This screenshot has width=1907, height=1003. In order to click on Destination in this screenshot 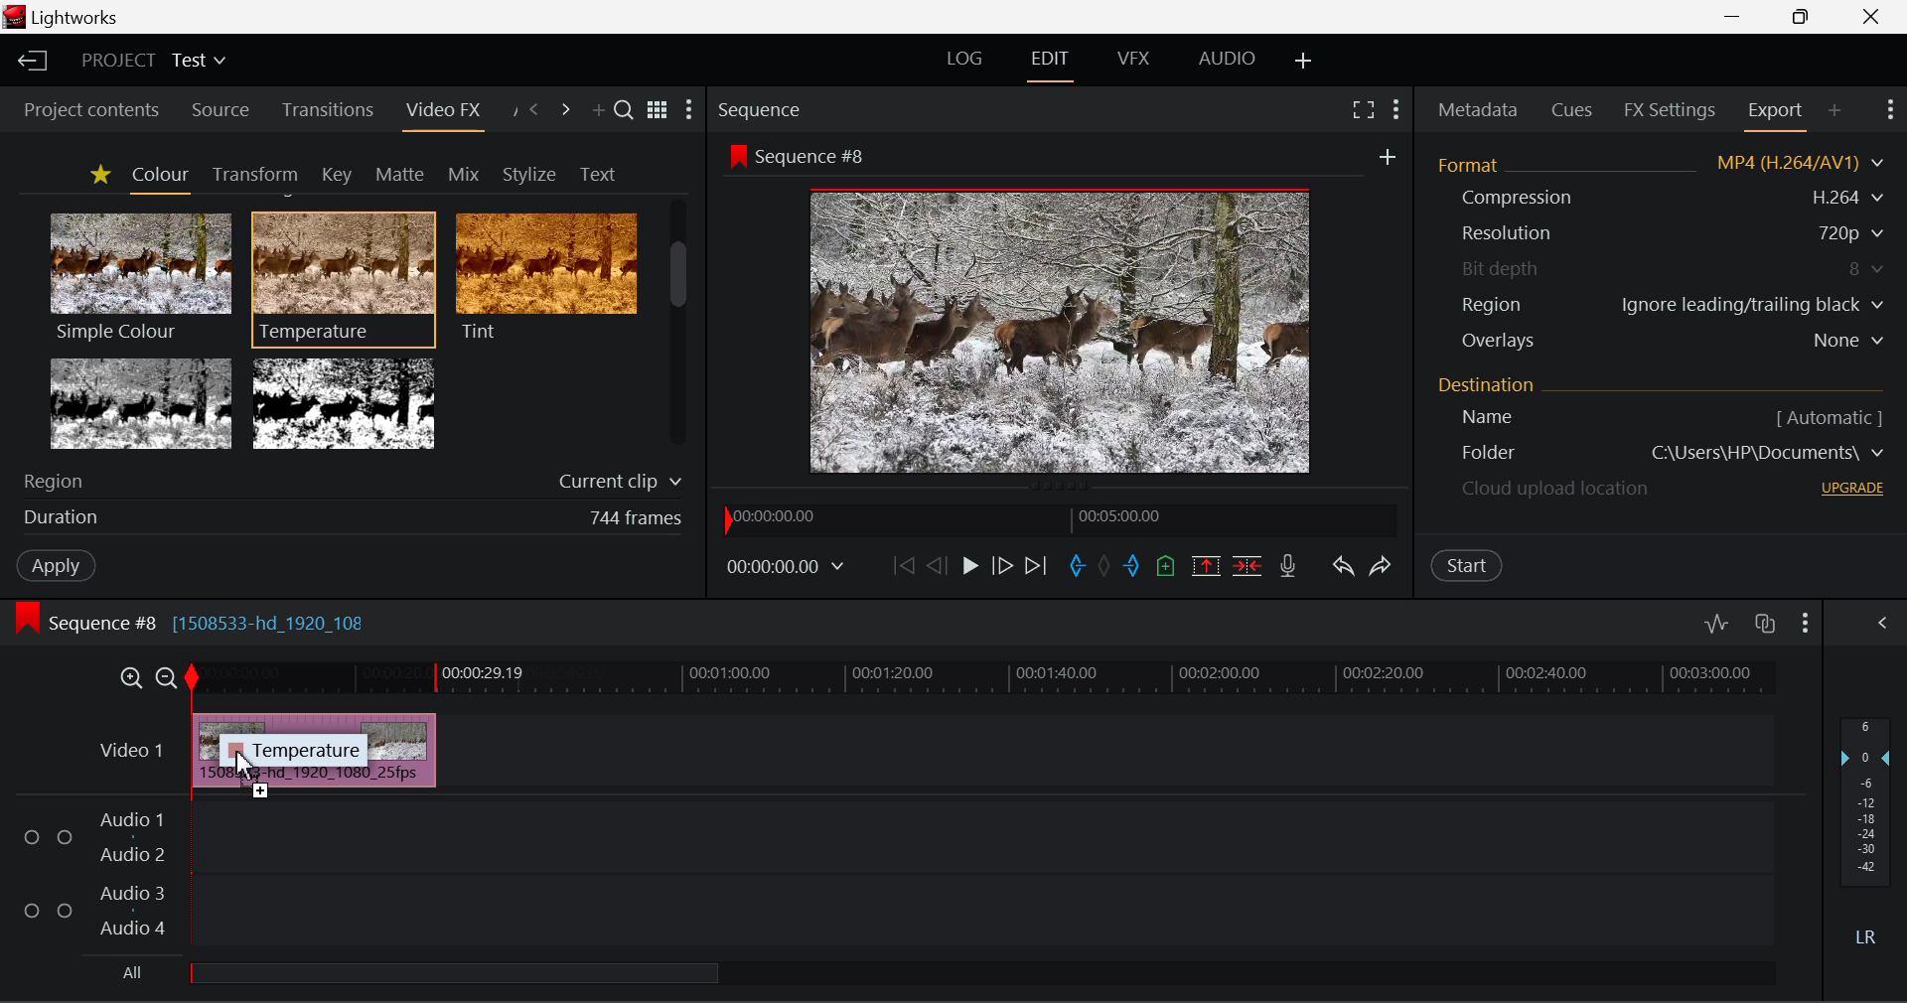, I will do `click(1489, 383)`.